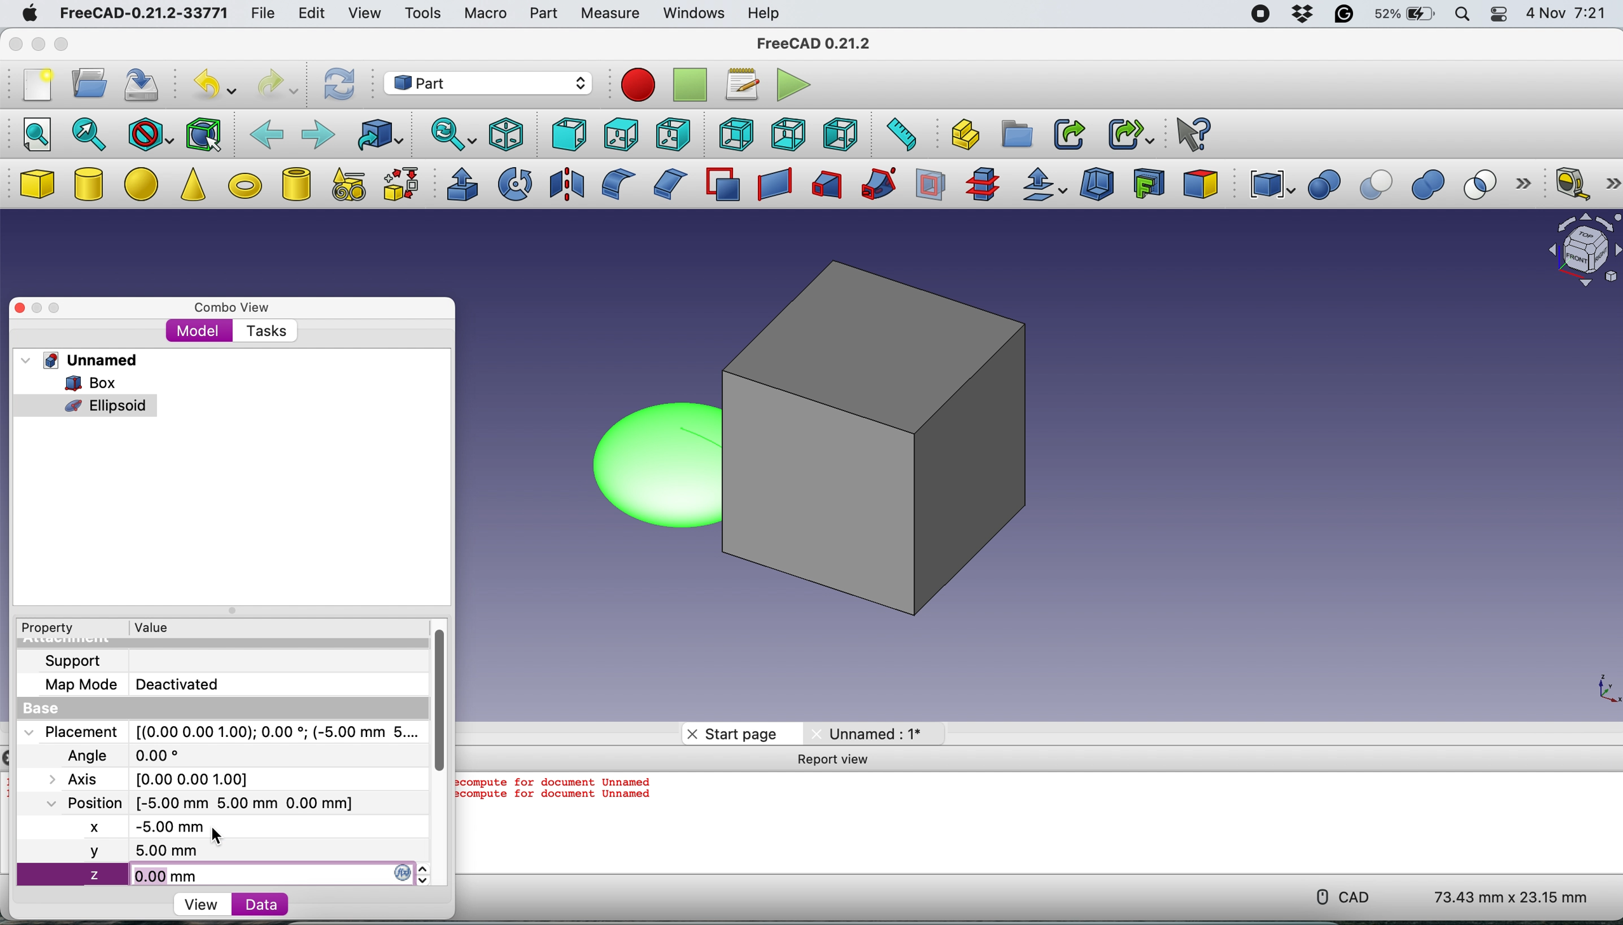 This screenshot has width=1623, height=925. Describe the element at coordinates (1499, 15) in the screenshot. I see `control center` at that location.